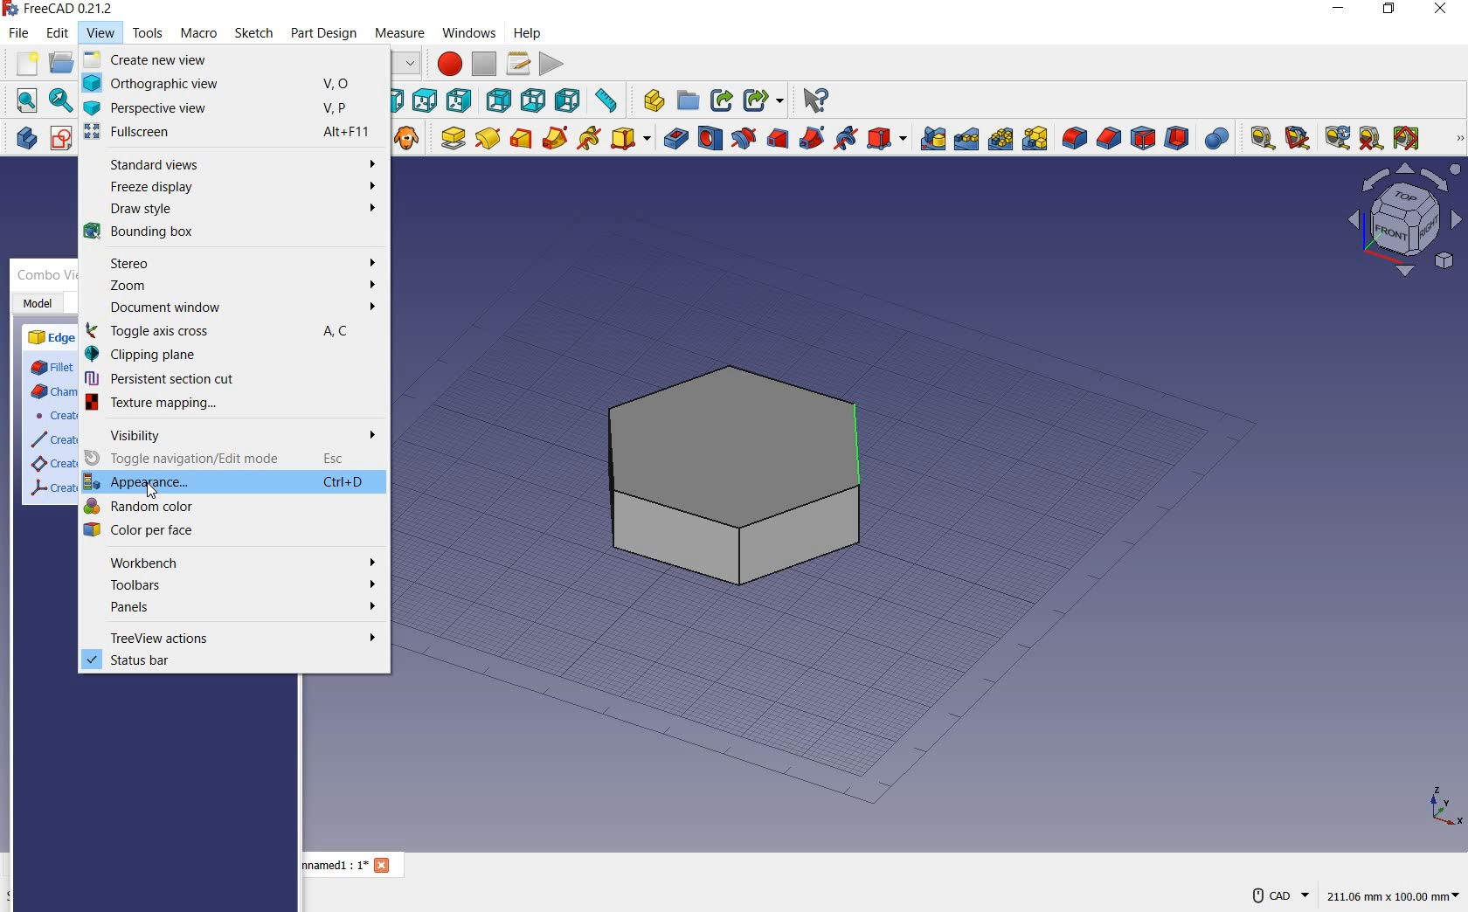 This screenshot has width=1468, height=912. Describe the element at coordinates (556, 137) in the screenshot. I see `additive pipe` at that location.